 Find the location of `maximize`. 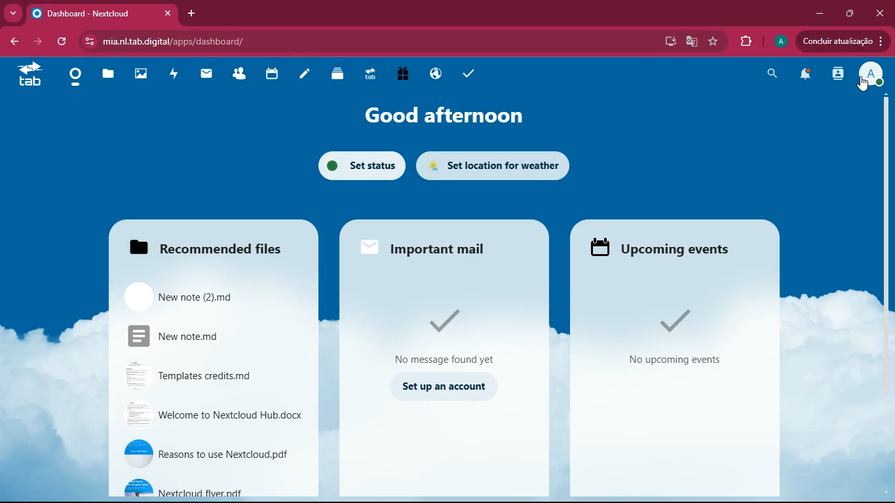

maximize is located at coordinates (848, 14).